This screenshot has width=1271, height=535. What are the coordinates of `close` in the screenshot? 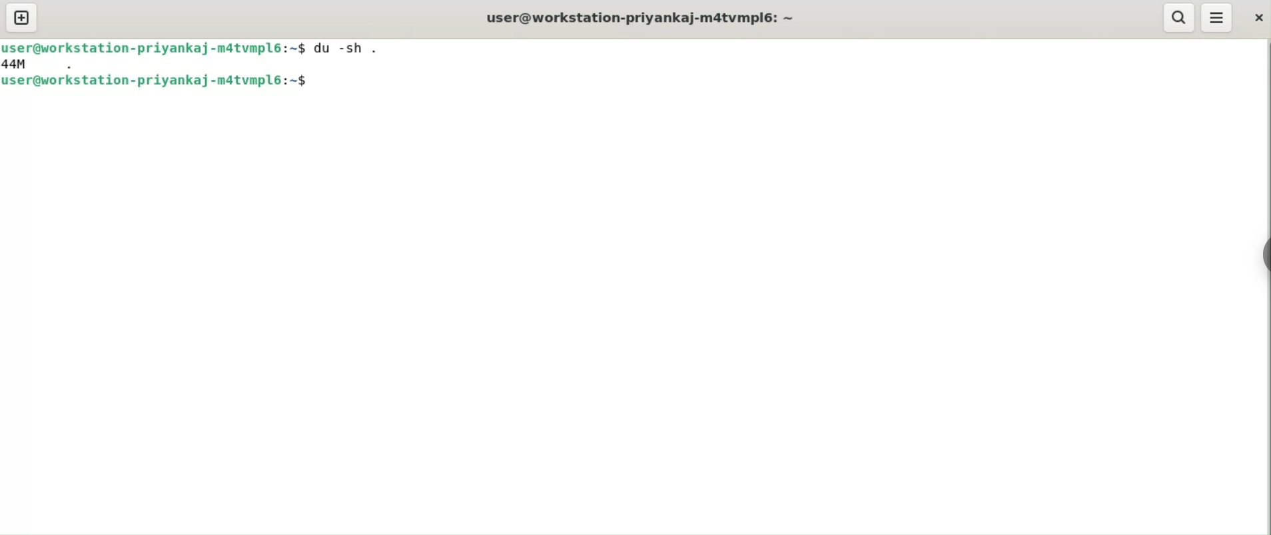 It's located at (1256, 19).